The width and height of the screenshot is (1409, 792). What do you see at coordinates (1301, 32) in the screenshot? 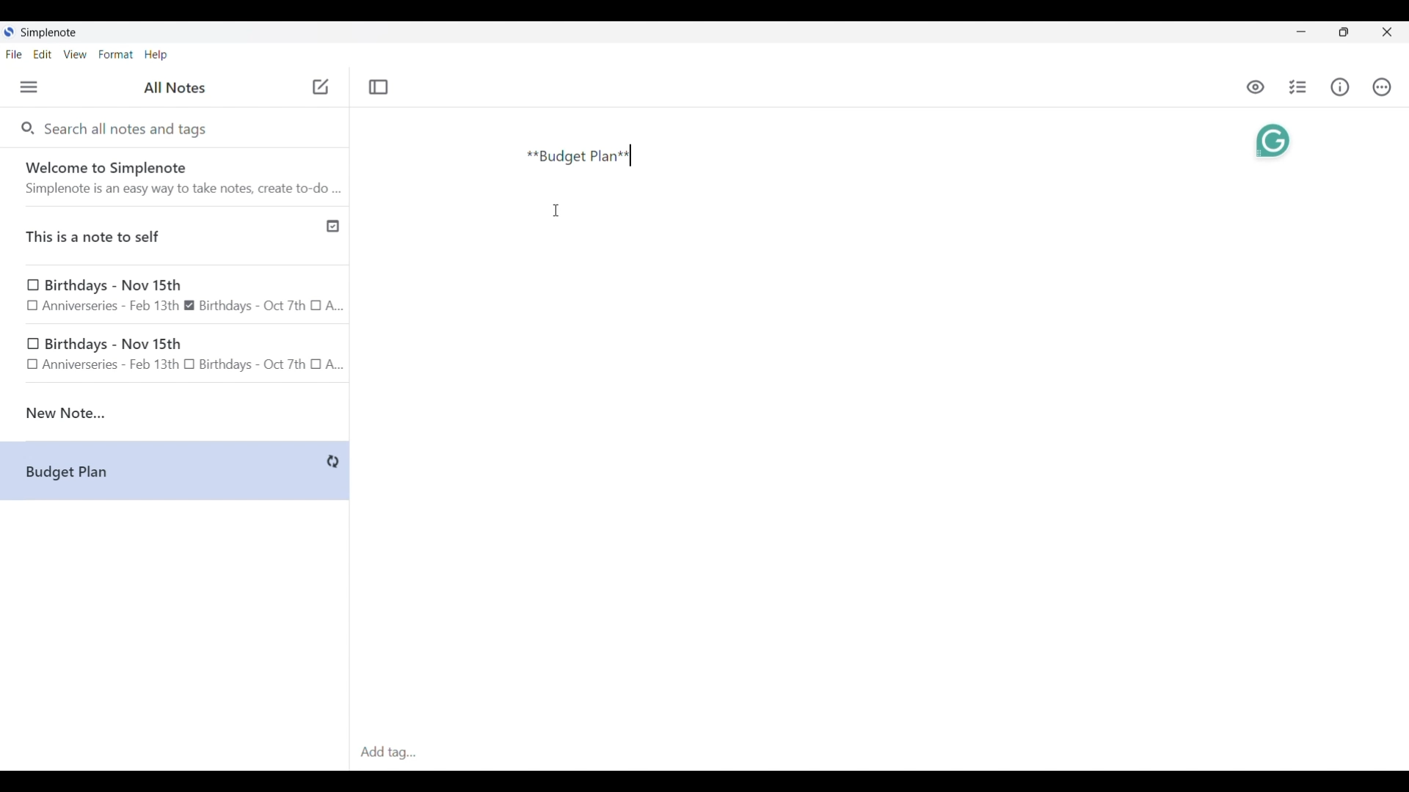
I see `Minimize` at bounding box center [1301, 32].